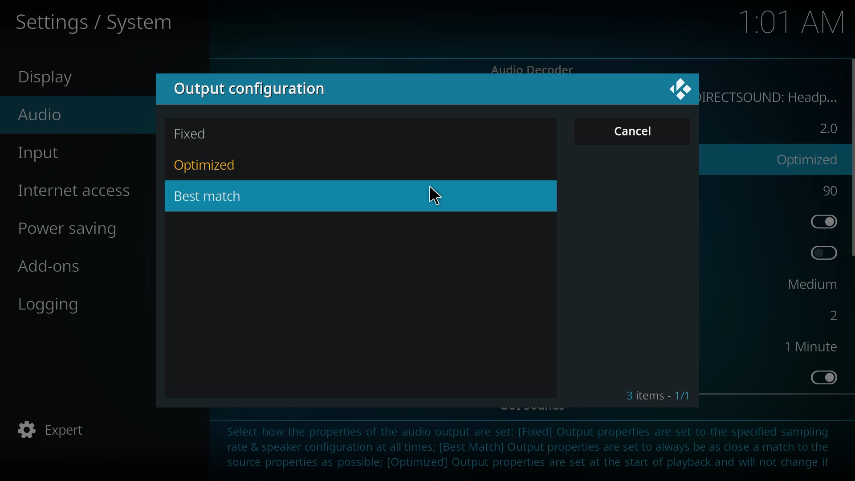  What do you see at coordinates (53, 428) in the screenshot?
I see `expert` at bounding box center [53, 428].